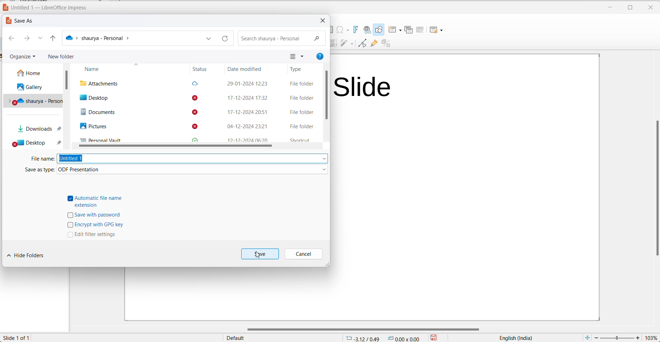  What do you see at coordinates (347, 44) in the screenshot?
I see `filters` at bounding box center [347, 44].